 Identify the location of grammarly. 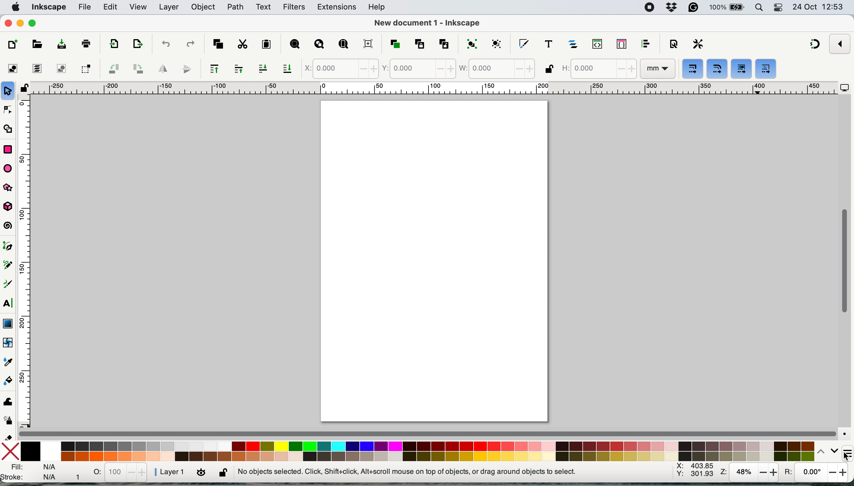
(692, 9).